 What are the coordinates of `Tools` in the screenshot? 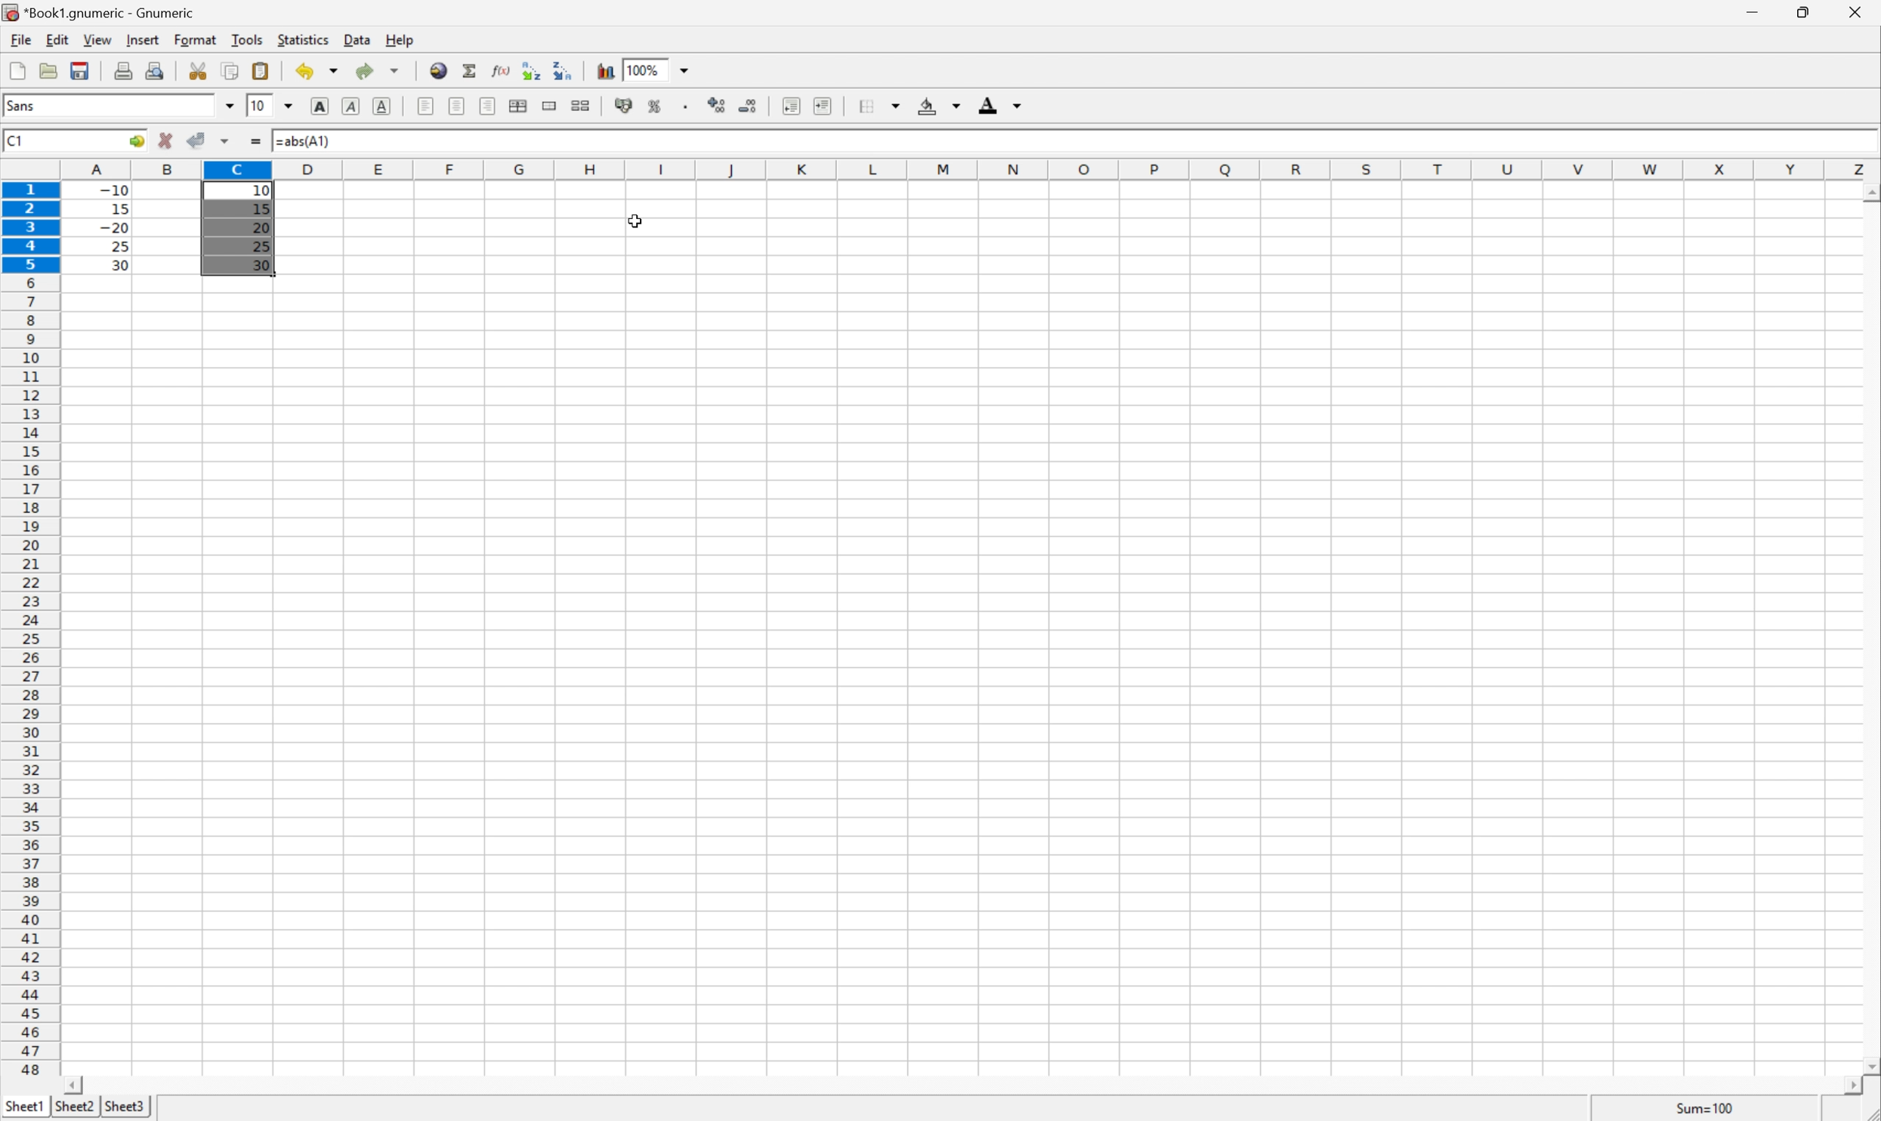 It's located at (249, 39).